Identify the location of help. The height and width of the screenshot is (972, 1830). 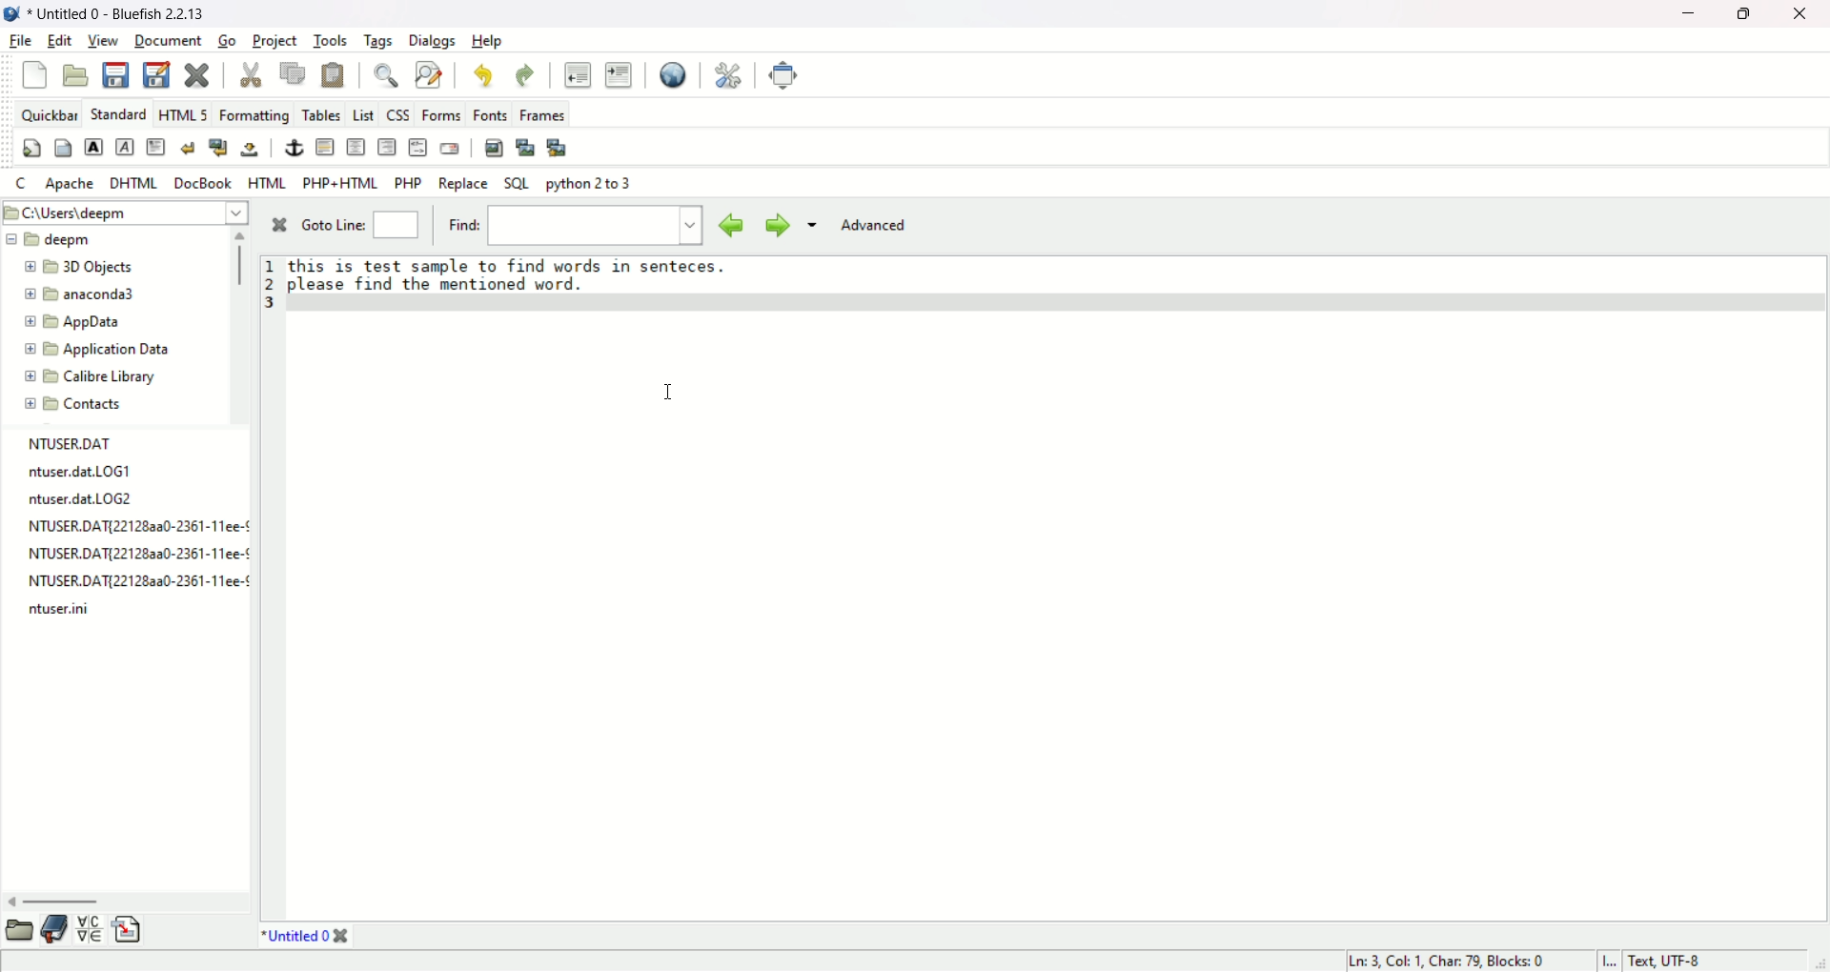
(488, 41).